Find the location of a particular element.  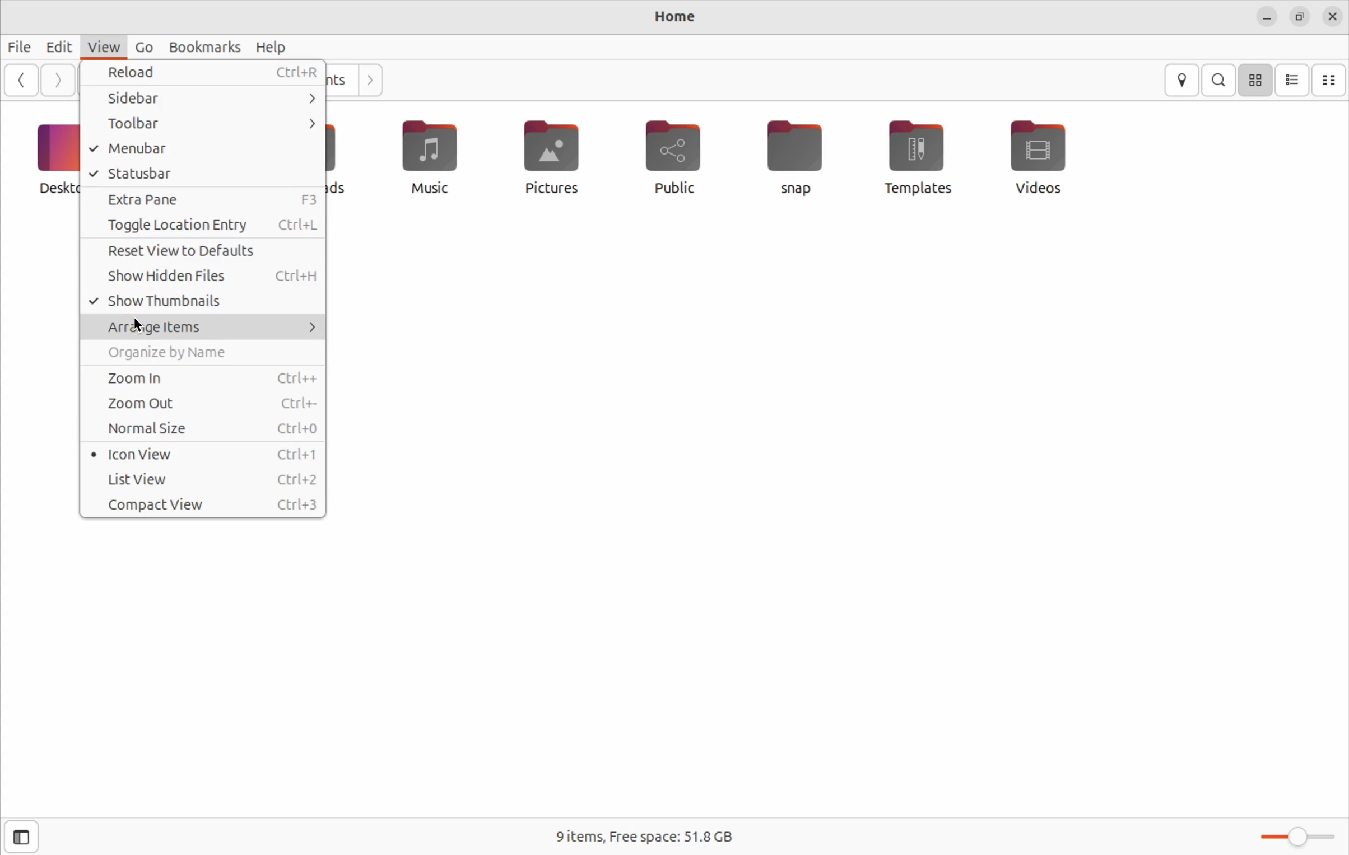

resize is located at coordinates (1299, 16).